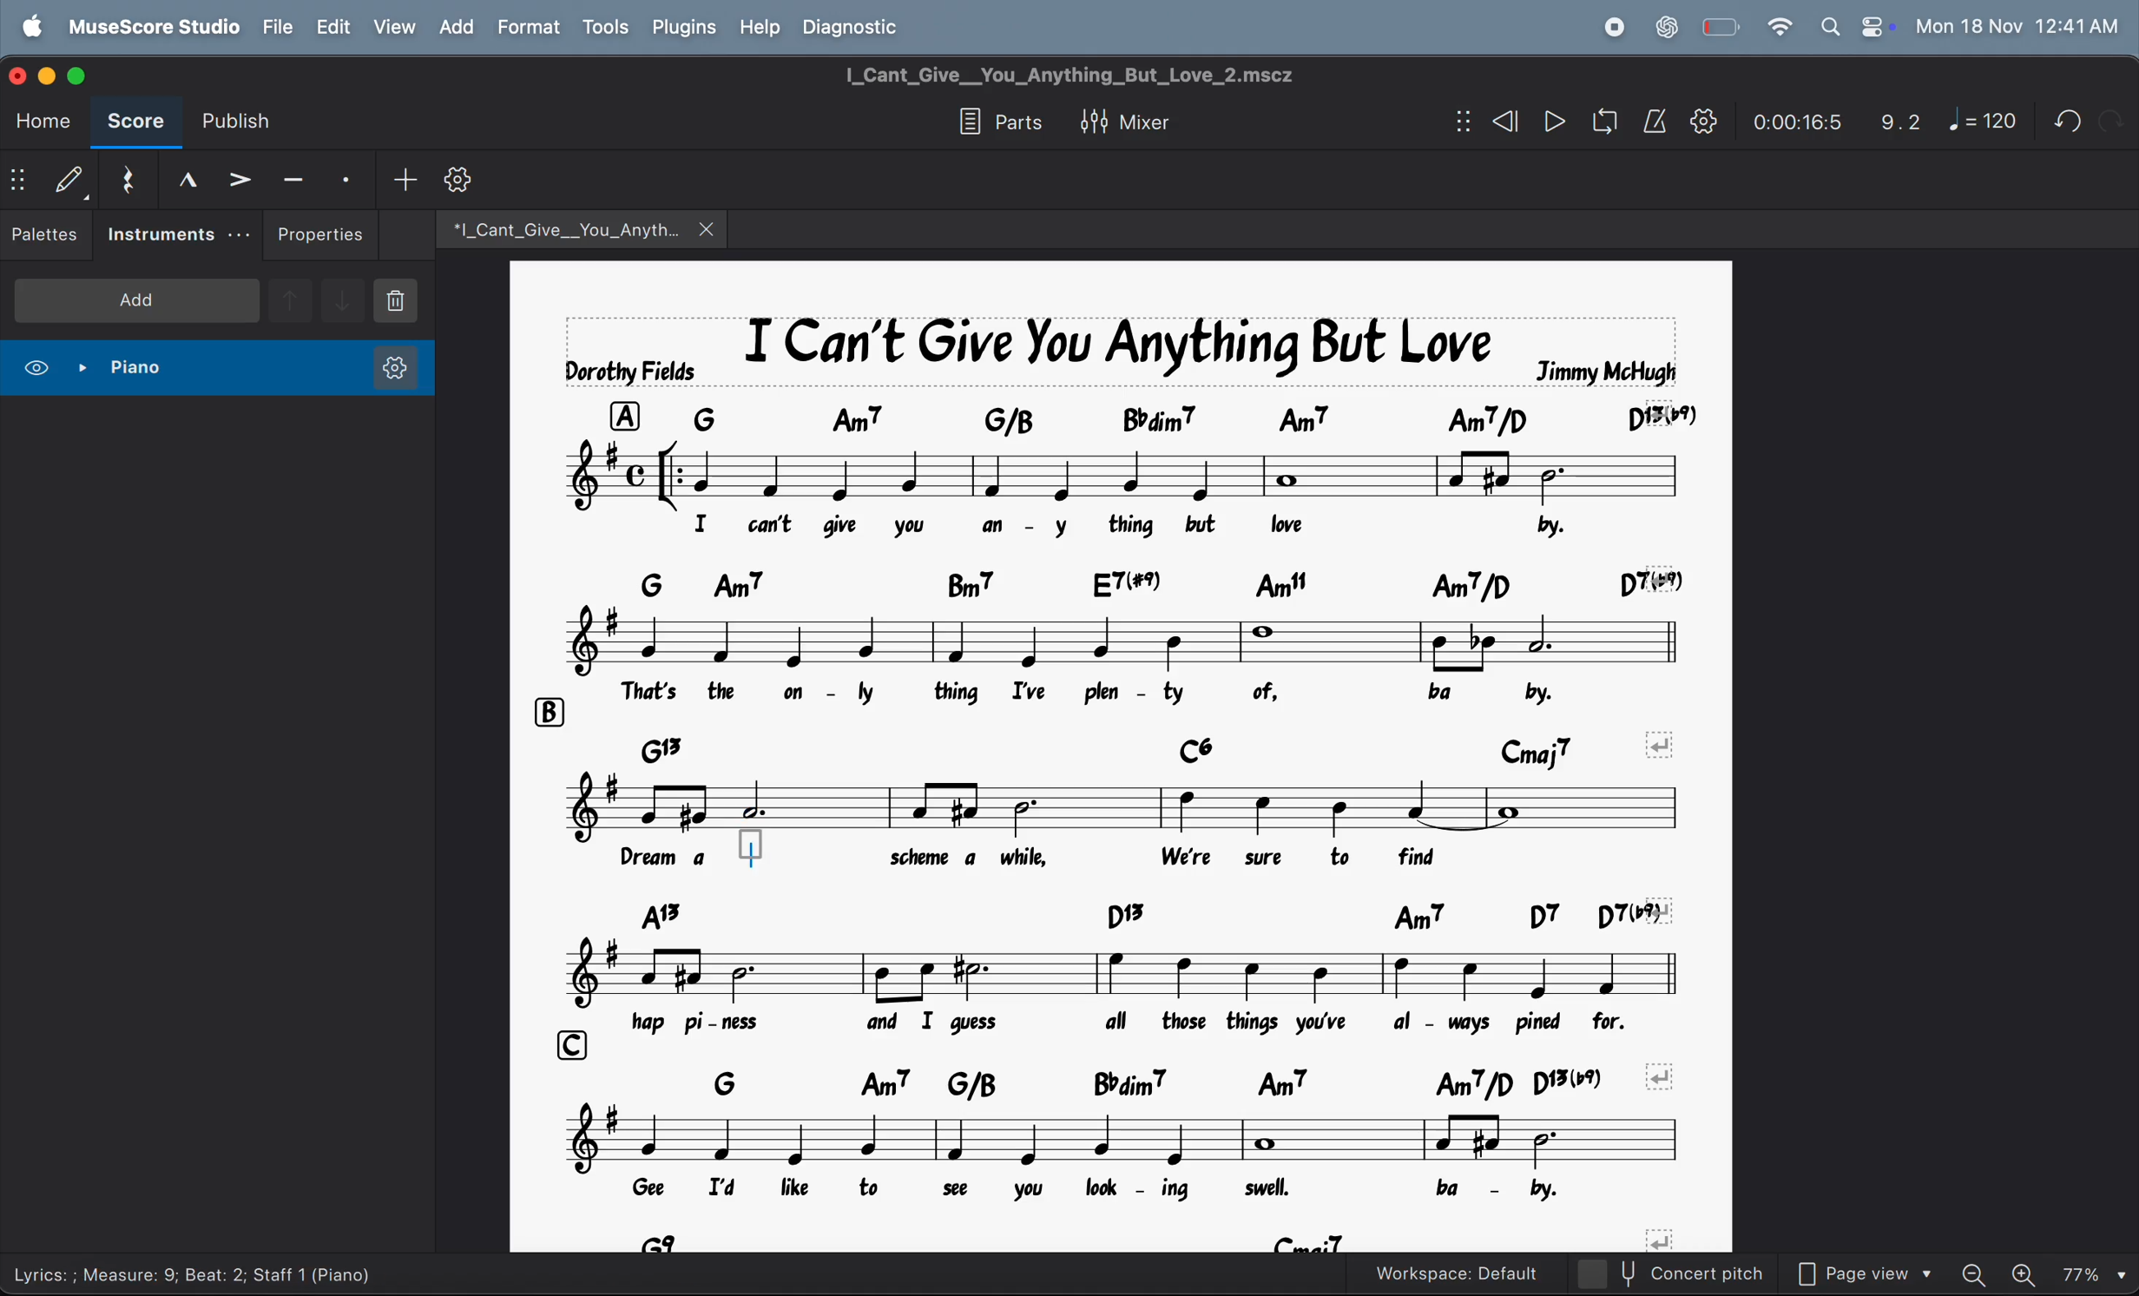 The image size is (2139, 1296). Describe the element at coordinates (234, 174) in the screenshot. I see `accent` at that location.